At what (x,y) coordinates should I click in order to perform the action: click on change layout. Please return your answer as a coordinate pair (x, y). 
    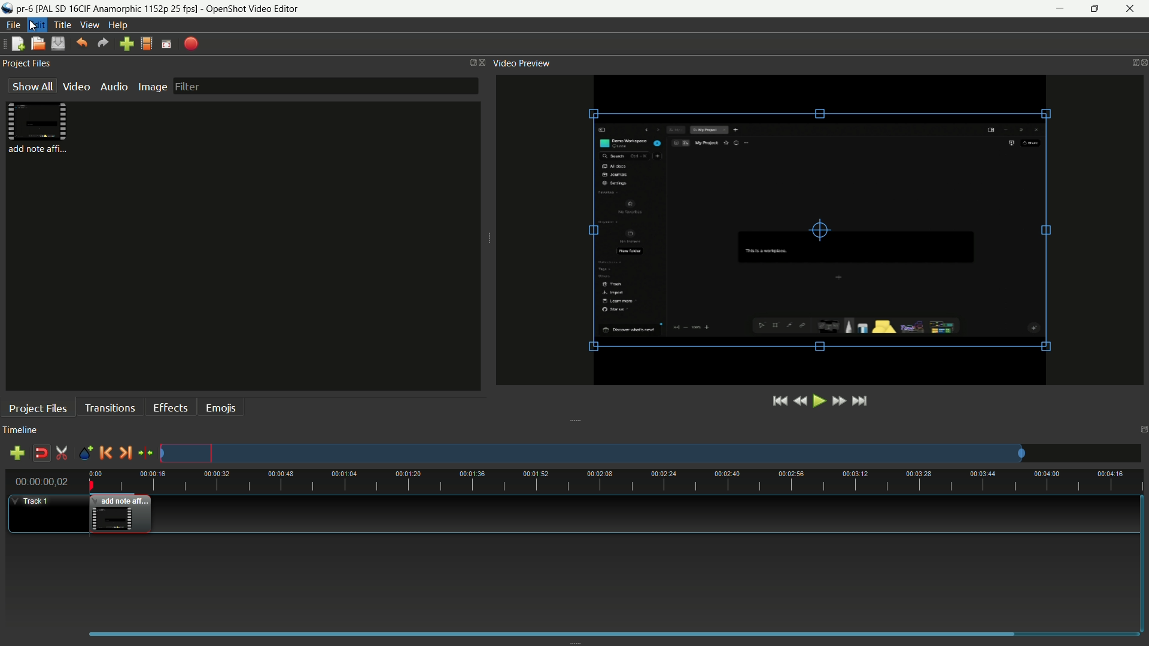
    Looking at the image, I should click on (1142, 429).